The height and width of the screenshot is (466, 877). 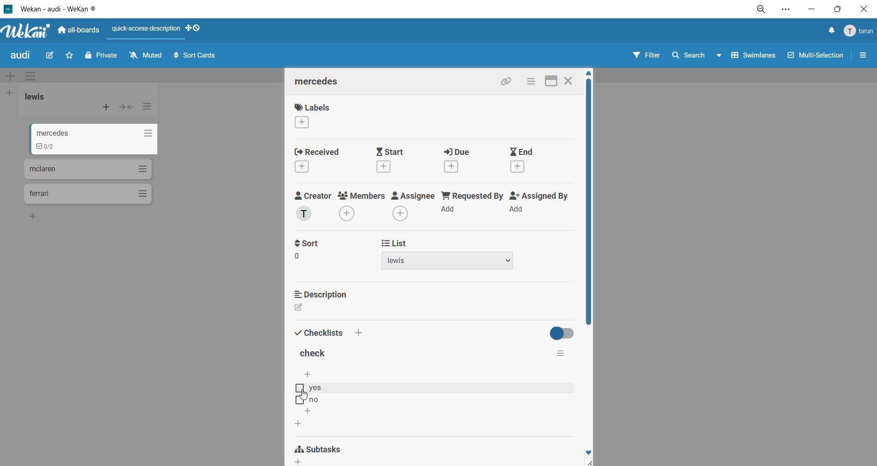 What do you see at coordinates (126, 109) in the screenshot?
I see `collapse` at bounding box center [126, 109].